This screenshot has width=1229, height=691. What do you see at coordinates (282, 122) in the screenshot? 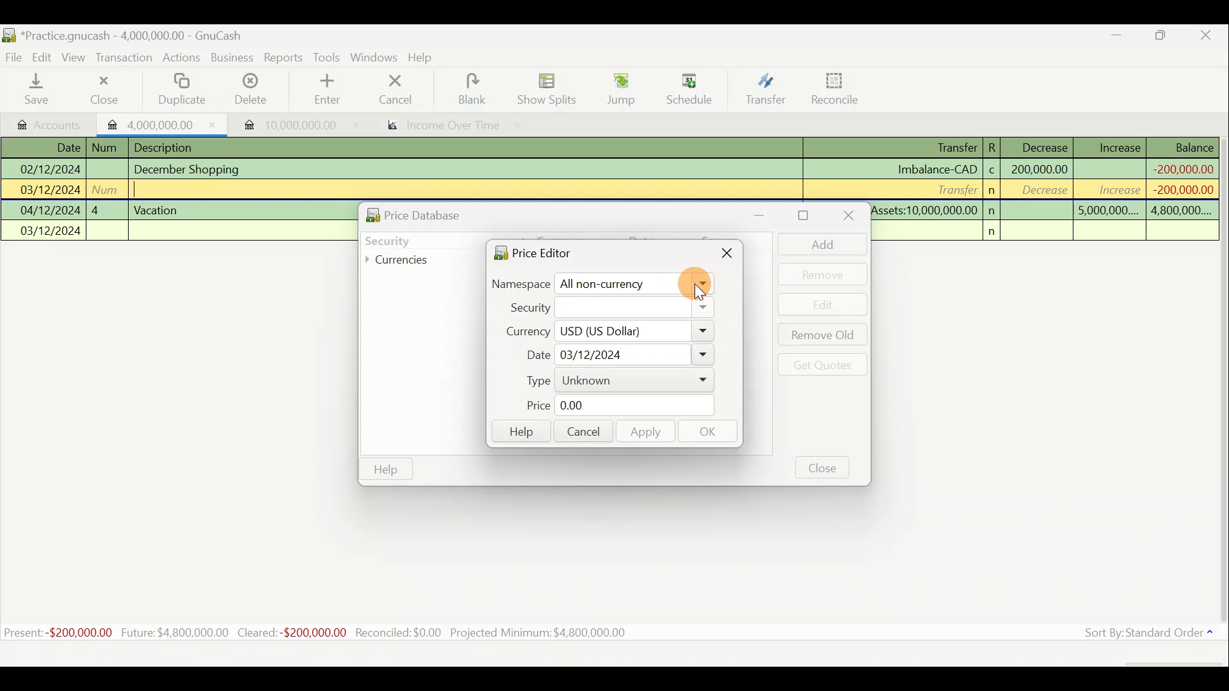
I see `Imported transaction` at bounding box center [282, 122].